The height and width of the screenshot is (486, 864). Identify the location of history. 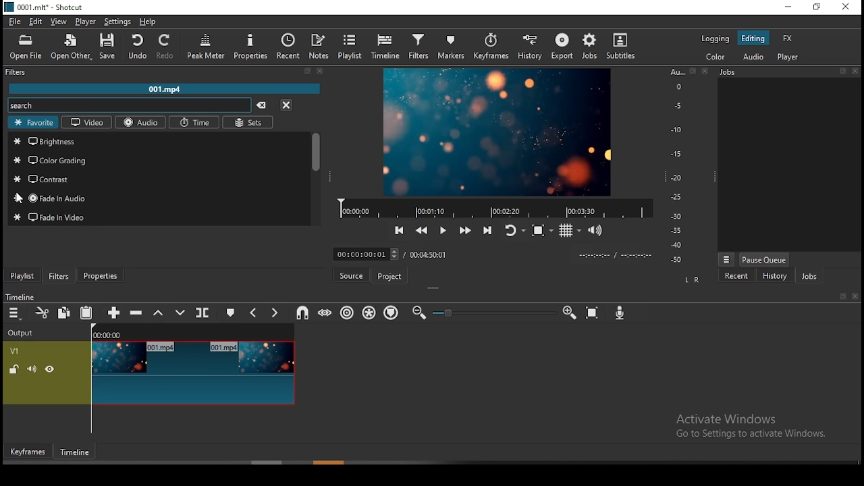
(776, 275).